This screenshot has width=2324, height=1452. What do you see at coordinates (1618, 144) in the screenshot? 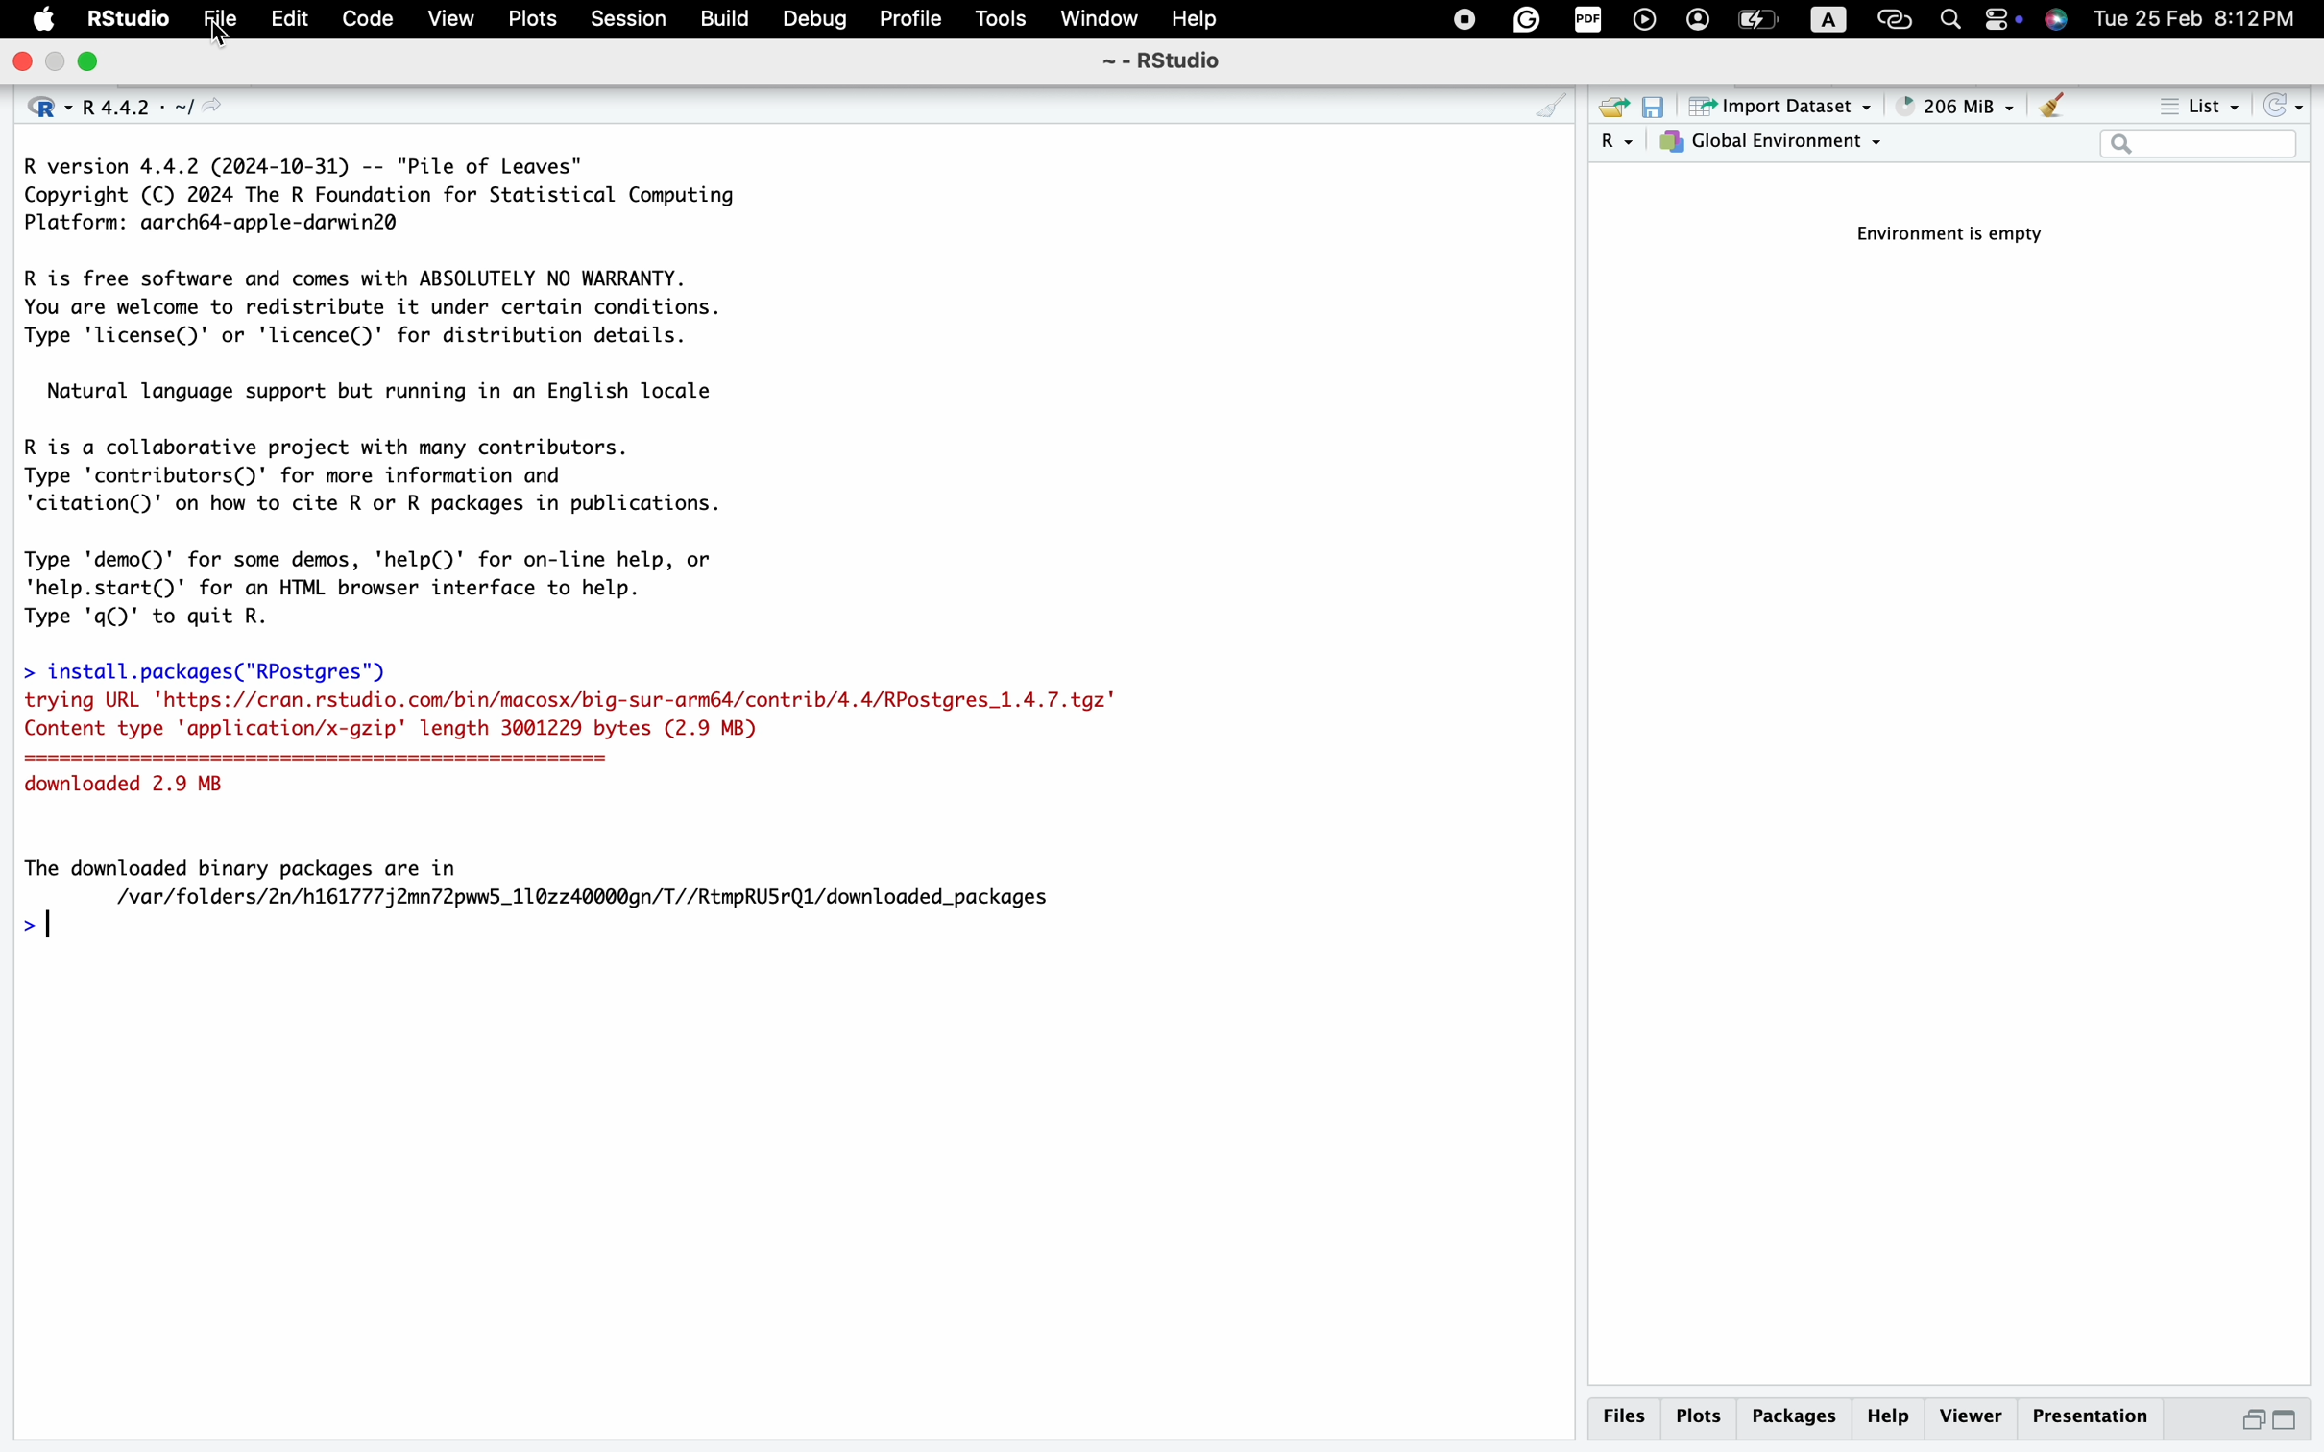
I see `language select` at bounding box center [1618, 144].